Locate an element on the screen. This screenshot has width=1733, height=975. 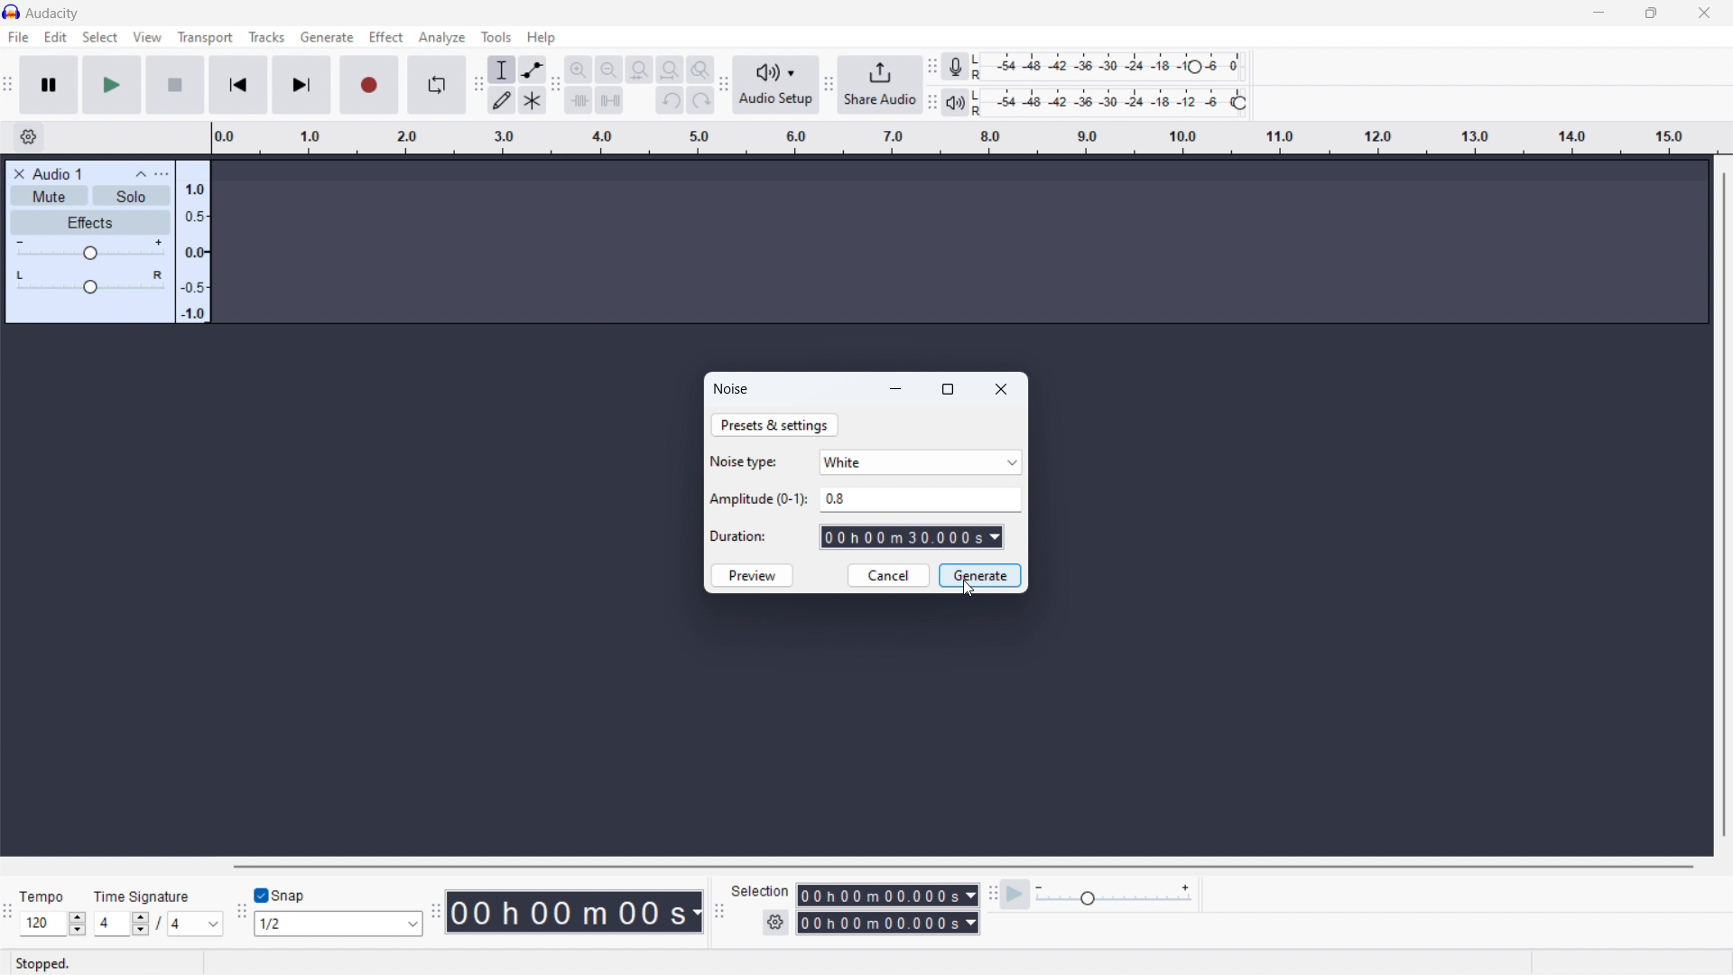
draw tool is located at coordinates (502, 100).